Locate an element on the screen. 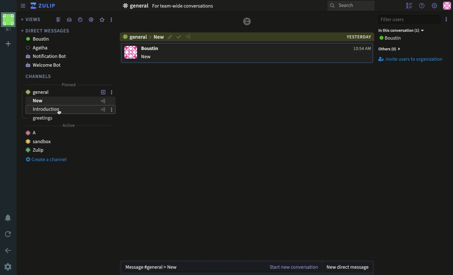 This screenshot has width=453, height=275. #general is located at coordinates (136, 5).